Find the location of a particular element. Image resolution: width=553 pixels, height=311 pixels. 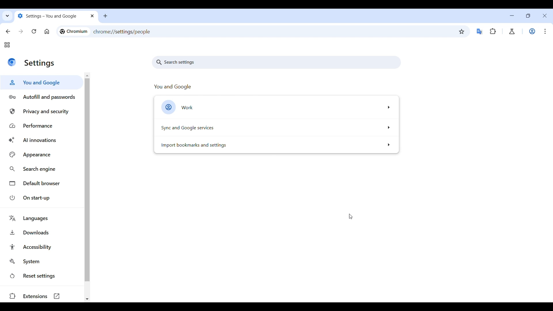

Default browser is located at coordinates (42, 183).